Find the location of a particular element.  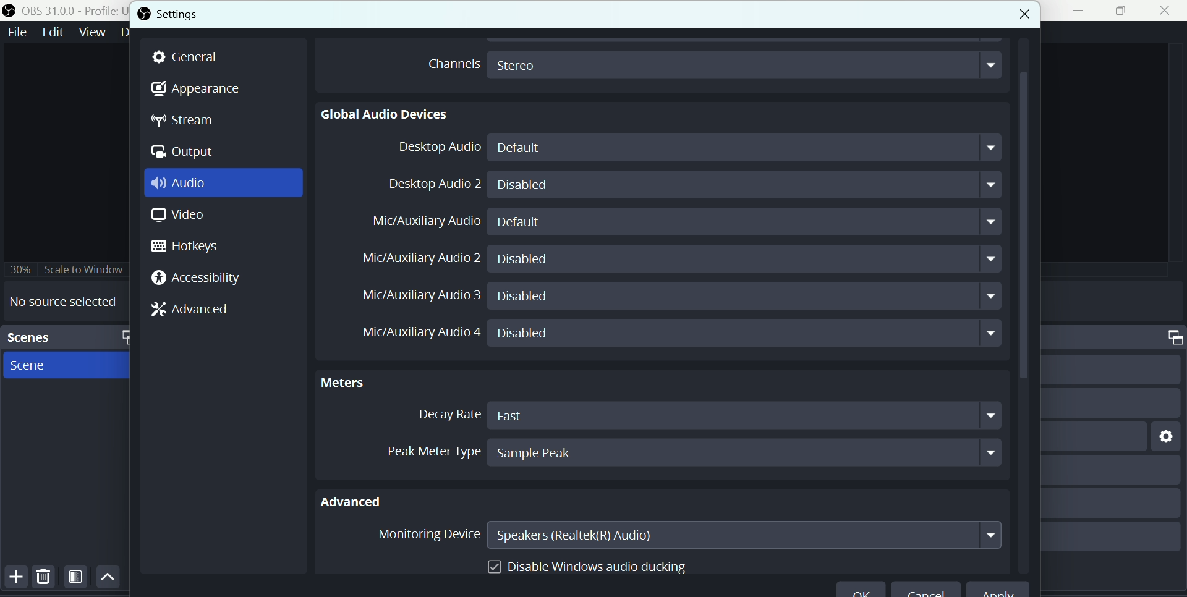

vertical scrollbar is located at coordinates (1024, 307).